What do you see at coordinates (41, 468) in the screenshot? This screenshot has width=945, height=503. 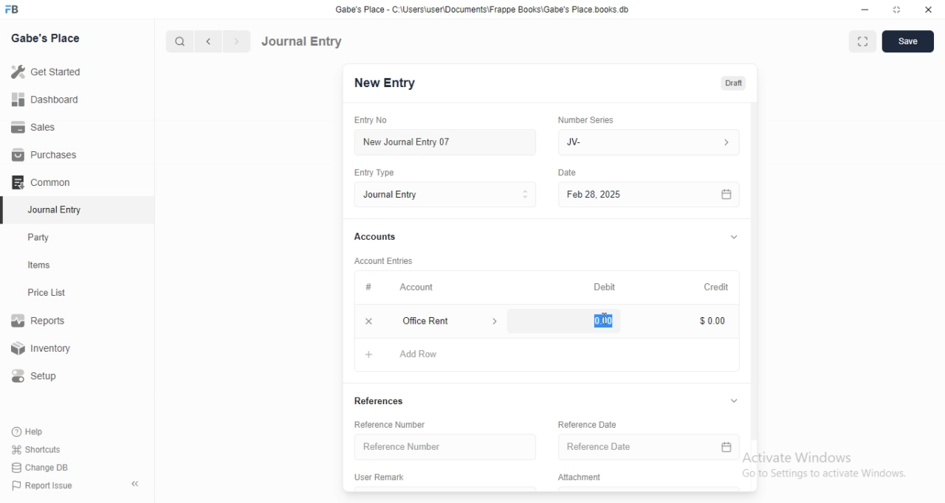 I see `‘Change DB` at bounding box center [41, 468].